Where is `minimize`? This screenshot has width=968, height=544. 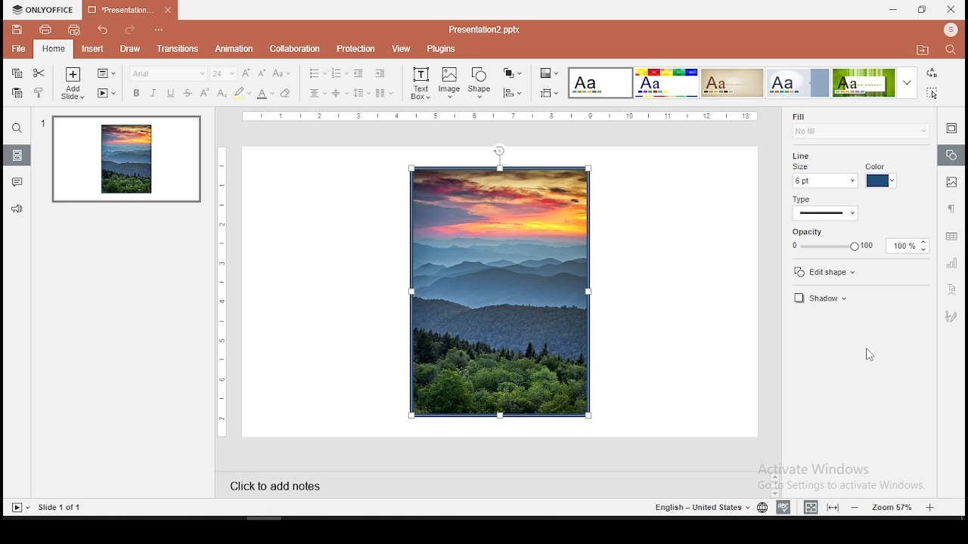
minimize is located at coordinates (894, 9).